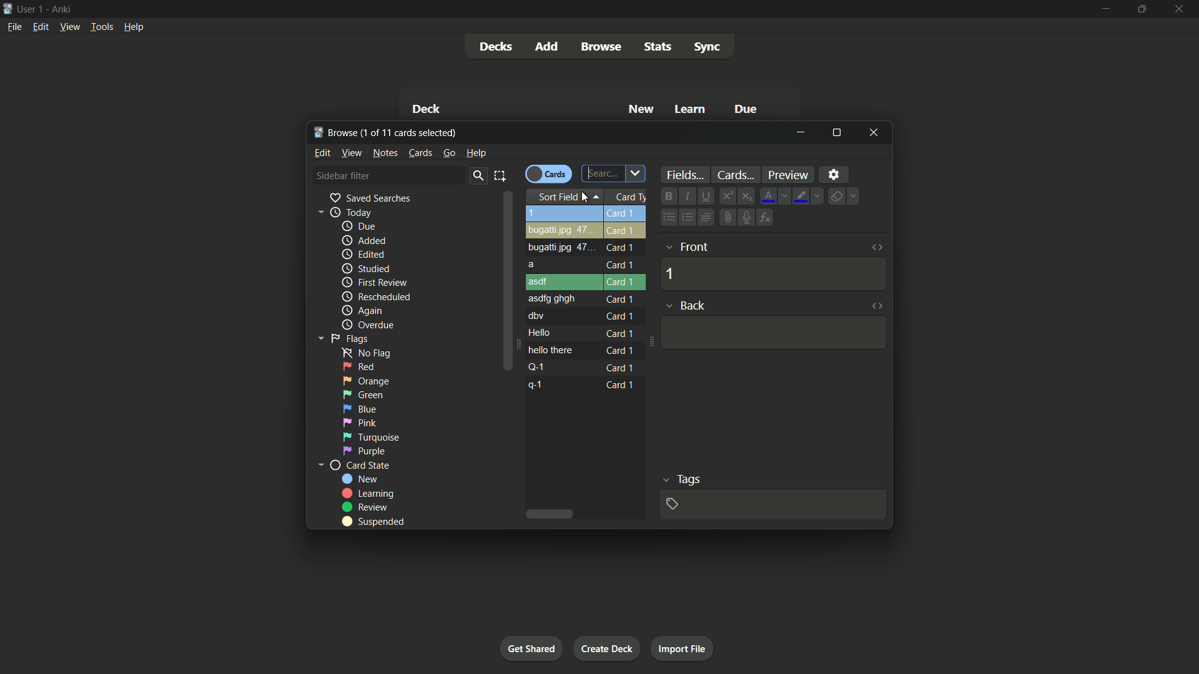 This screenshot has height=674, width=1199. I want to click on a, so click(532, 264).